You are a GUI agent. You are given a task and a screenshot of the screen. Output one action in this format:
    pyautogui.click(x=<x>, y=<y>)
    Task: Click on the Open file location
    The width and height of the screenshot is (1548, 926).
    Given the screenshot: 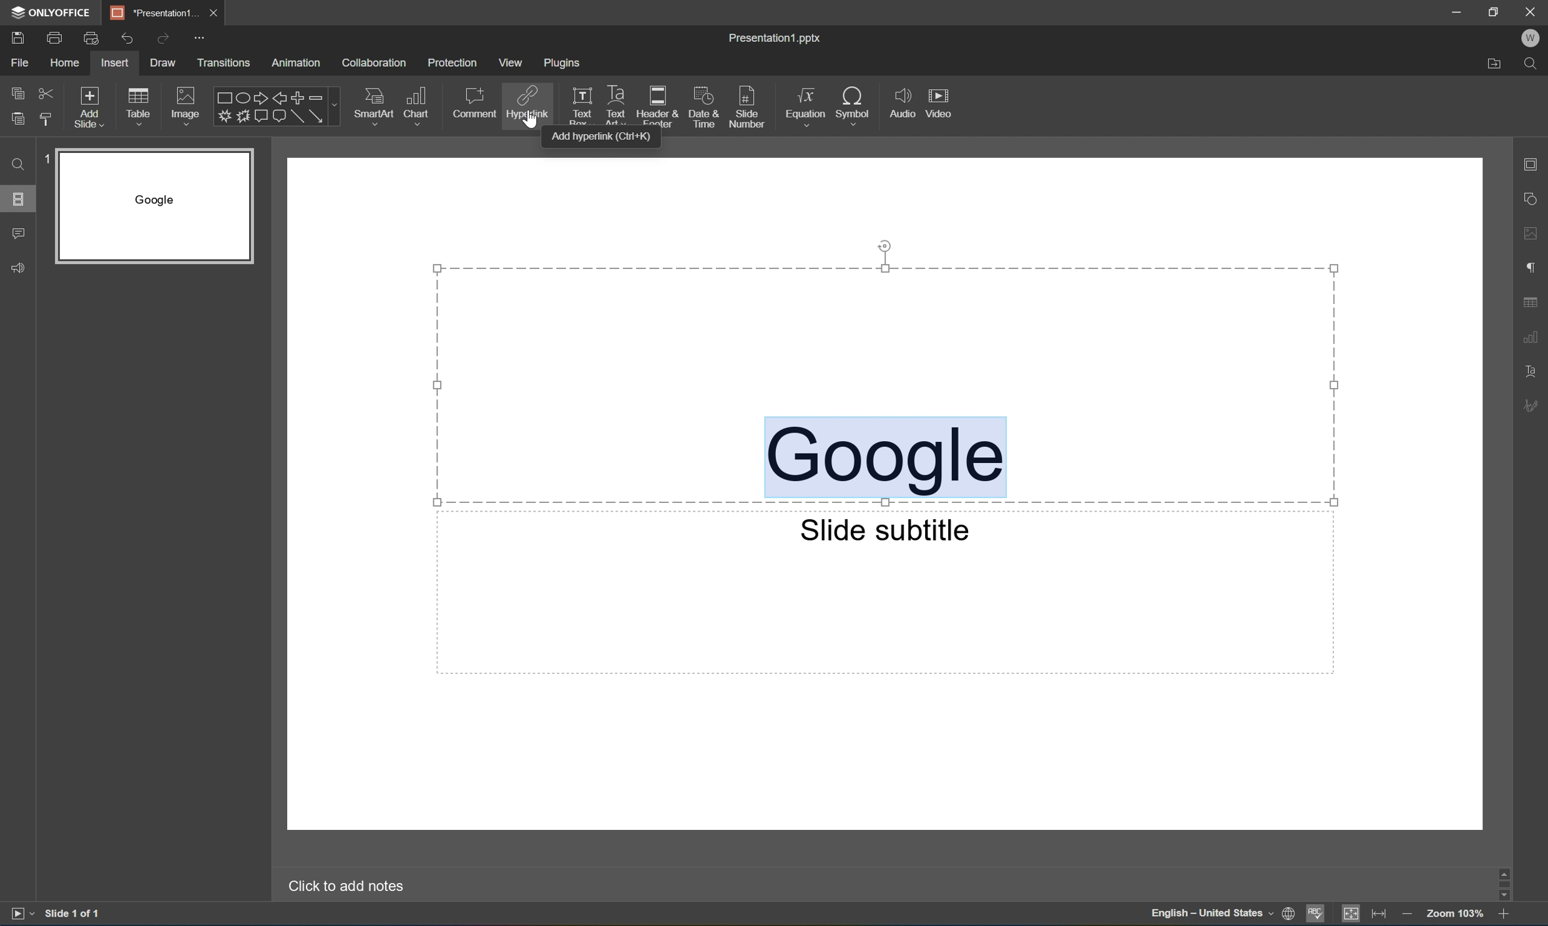 What is the action you would take?
    pyautogui.click(x=1494, y=65)
    